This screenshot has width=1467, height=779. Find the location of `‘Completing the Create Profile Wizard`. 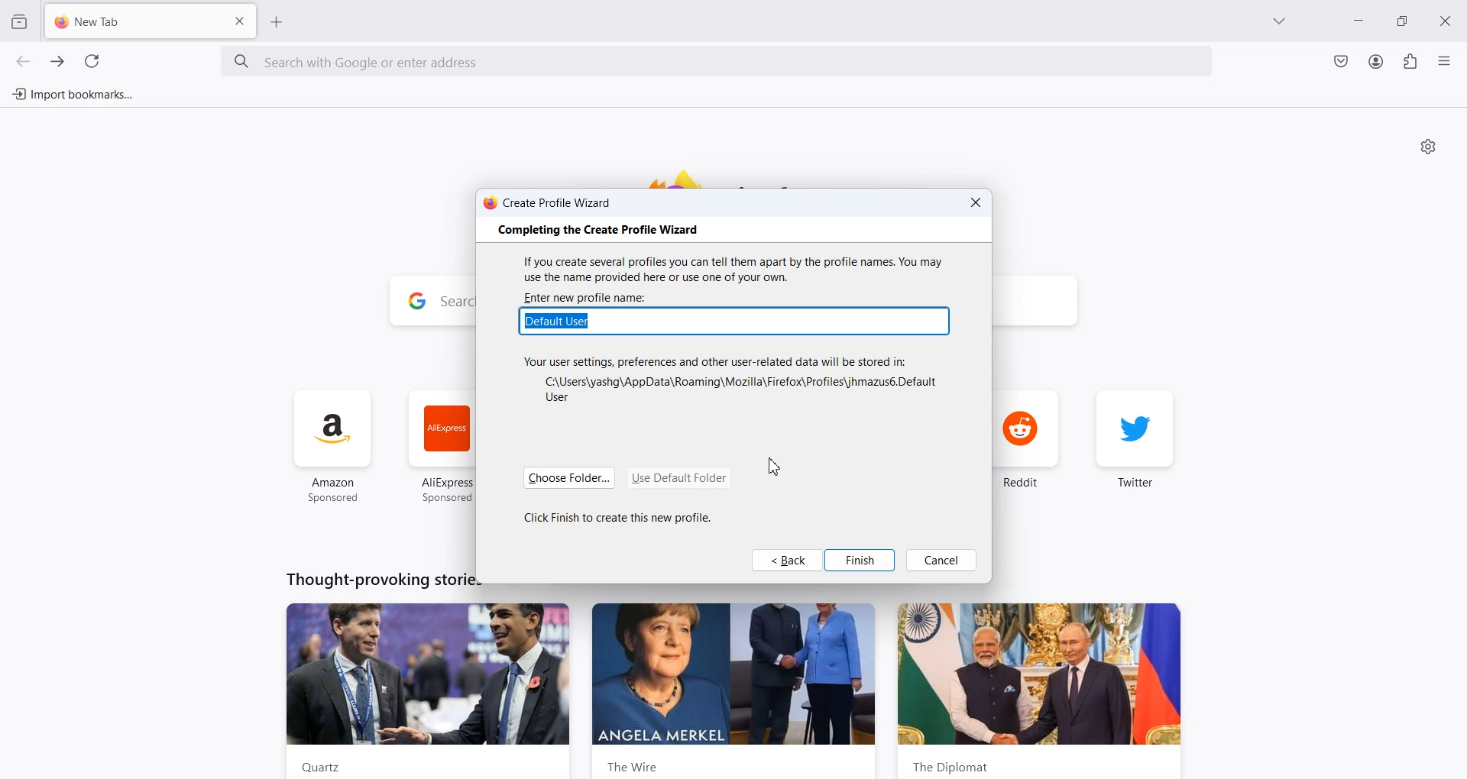

‘Completing the Create Profile Wizard is located at coordinates (591, 230).